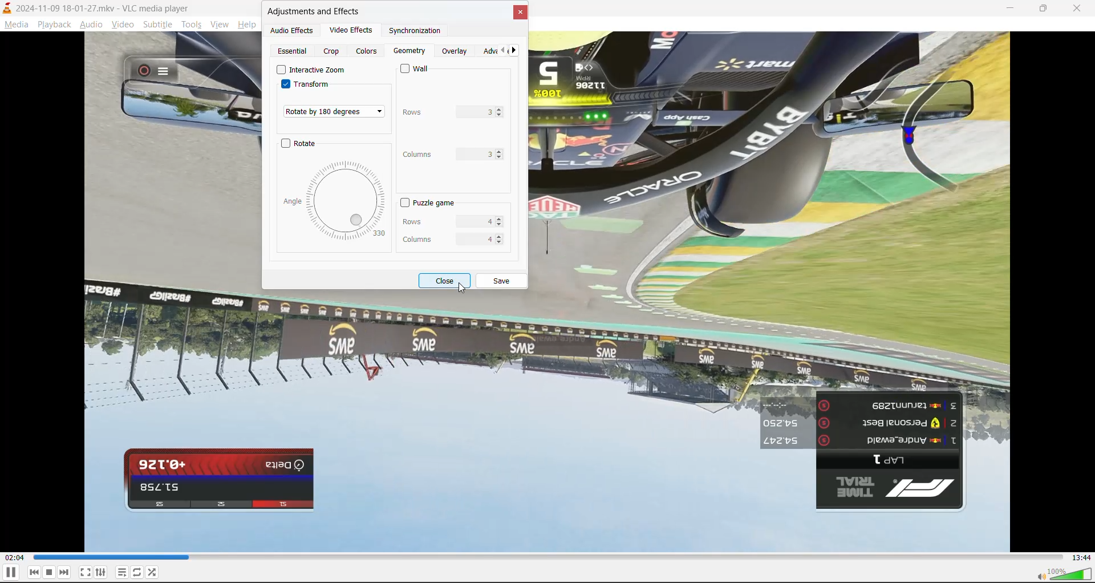  I want to click on media, so click(17, 26).